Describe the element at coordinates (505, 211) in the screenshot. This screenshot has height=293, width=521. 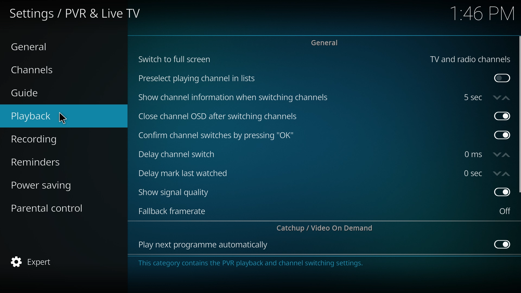
I see `on` at that location.